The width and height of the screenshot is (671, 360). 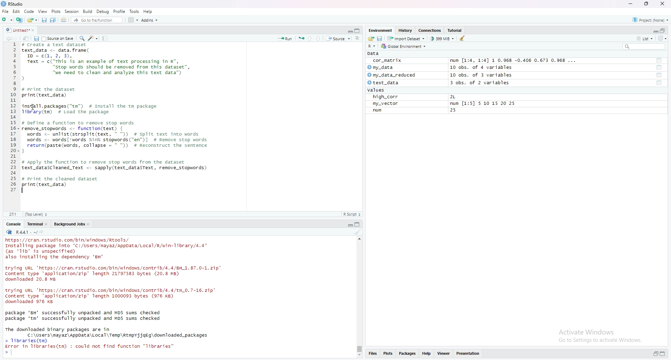 What do you see at coordinates (103, 12) in the screenshot?
I see `debug` at bounding box center [103, 12].